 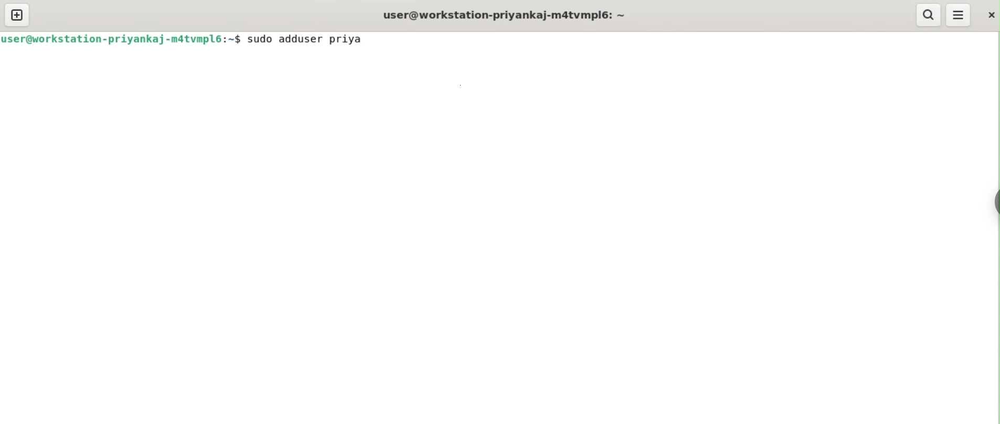 What do you see at coordinates (929, 15) in the screenshot?
I see `search` at bounding box center [929, 15].